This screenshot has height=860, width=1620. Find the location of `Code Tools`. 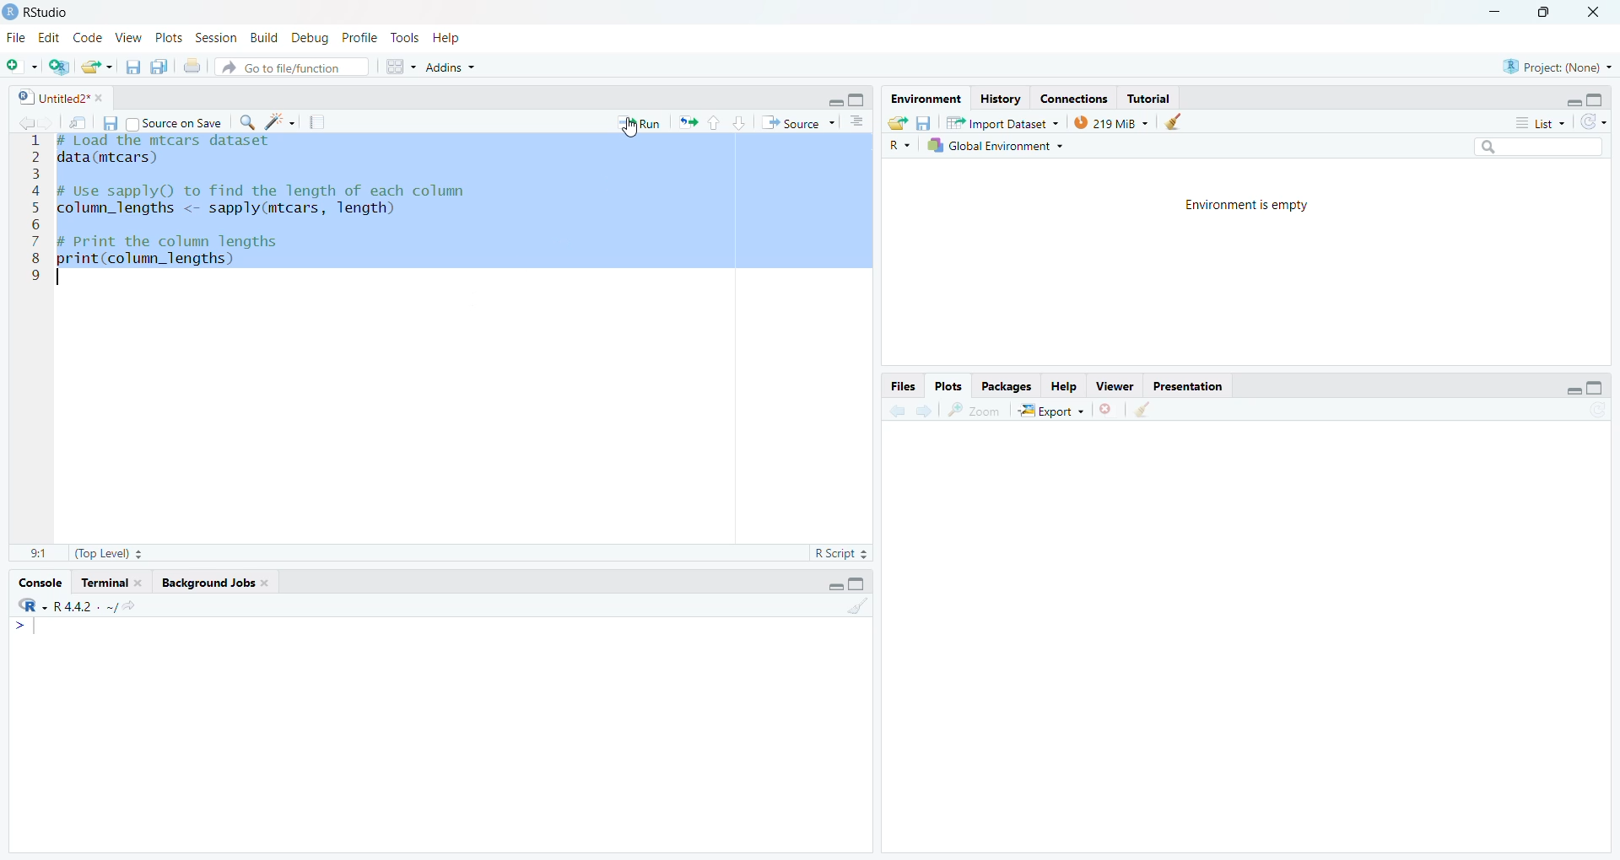

Code Tools is located at coordinates (280, 121).